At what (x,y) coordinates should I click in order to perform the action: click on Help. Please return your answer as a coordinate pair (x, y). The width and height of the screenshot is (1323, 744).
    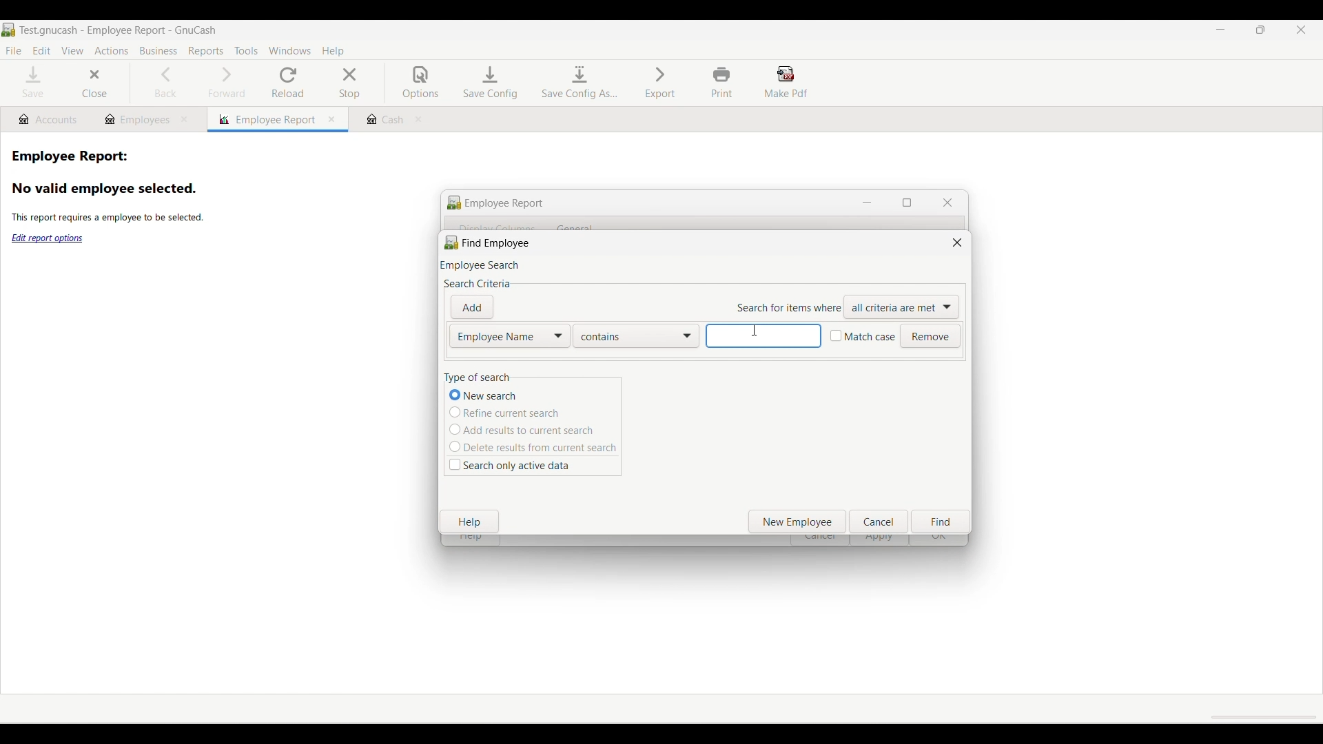
    Looking at the image, I should click on (469, 521).